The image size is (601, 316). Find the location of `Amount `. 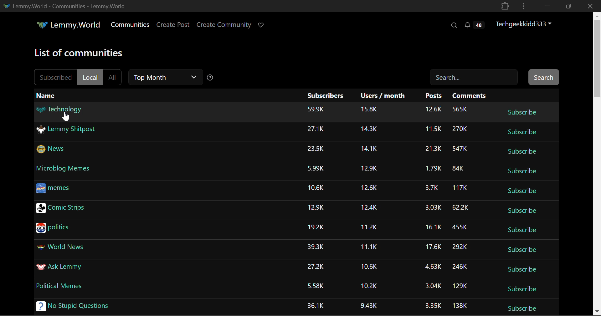

Amount  is located at coordinates (460, 305).